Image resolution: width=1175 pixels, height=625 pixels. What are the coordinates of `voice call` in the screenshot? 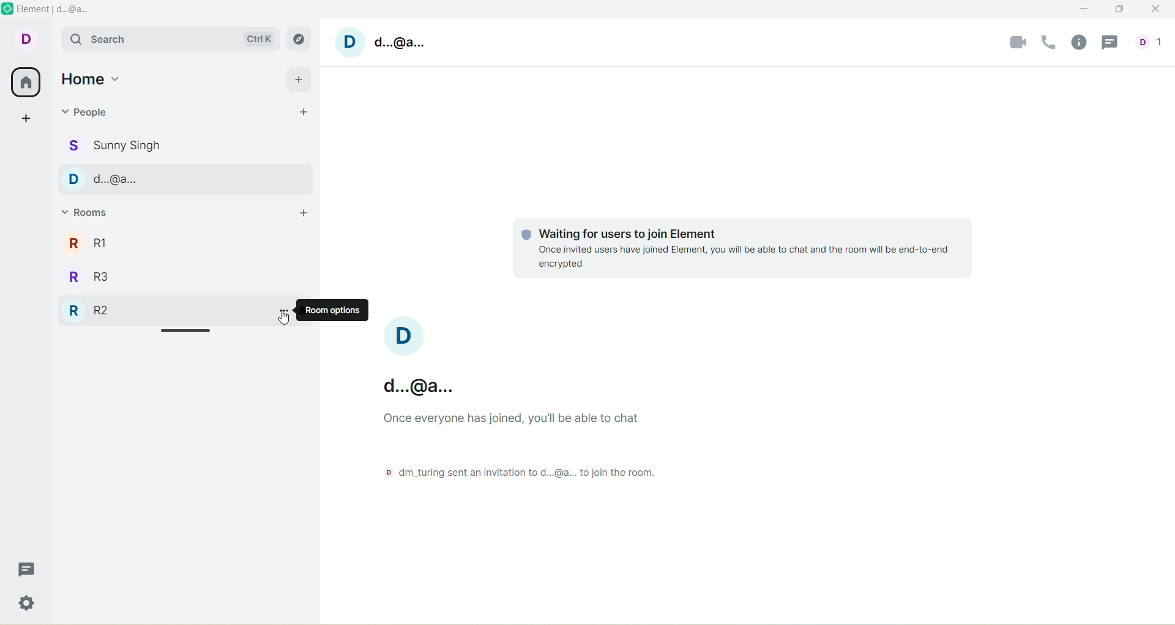 It's located at (1049, 42).